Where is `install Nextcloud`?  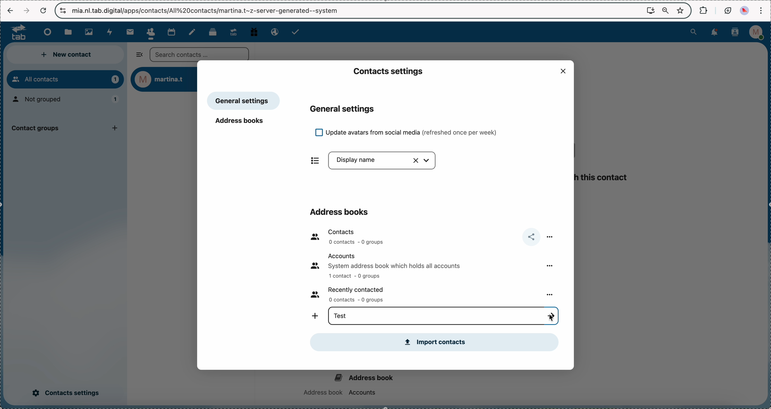
install Nextcloud is located at coordinates (650, 10).